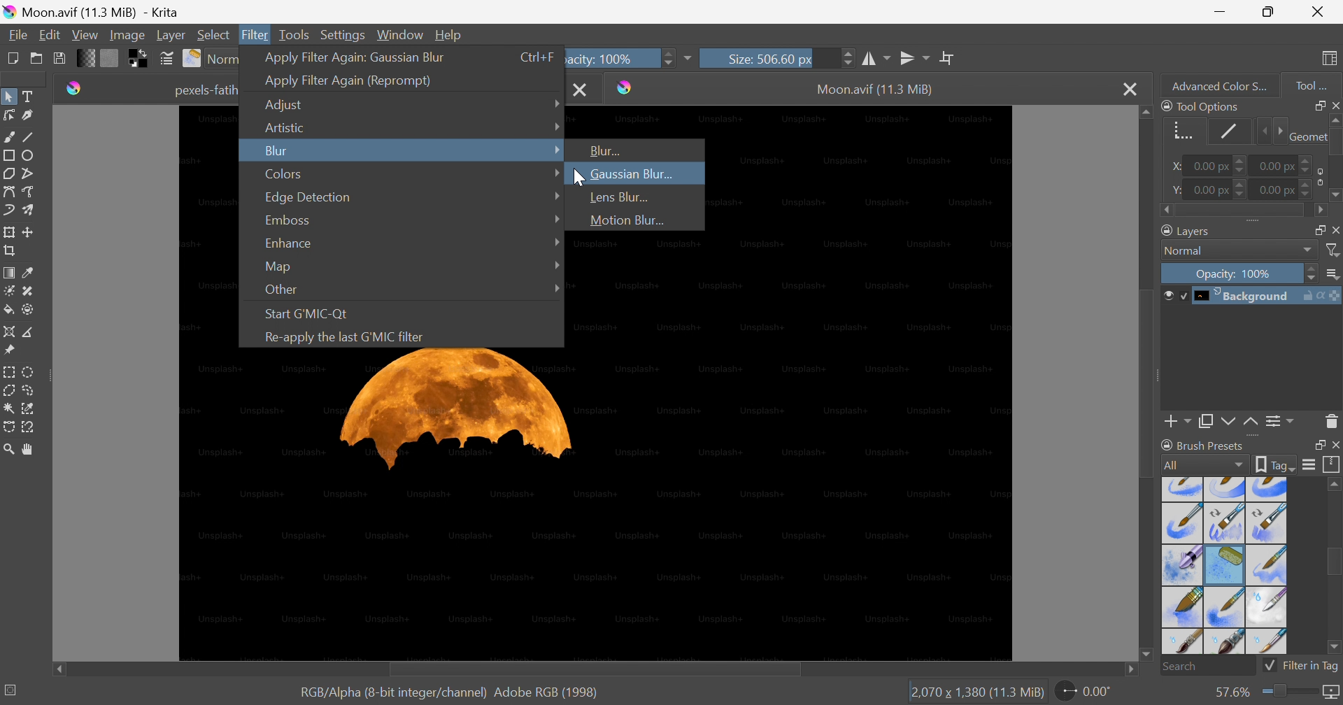  I want to click on Previous, so click(1260, 131).